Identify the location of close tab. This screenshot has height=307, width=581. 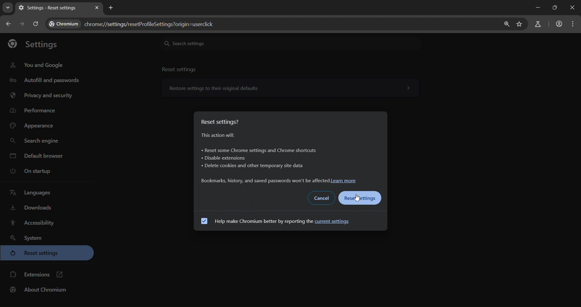
(98, 7).